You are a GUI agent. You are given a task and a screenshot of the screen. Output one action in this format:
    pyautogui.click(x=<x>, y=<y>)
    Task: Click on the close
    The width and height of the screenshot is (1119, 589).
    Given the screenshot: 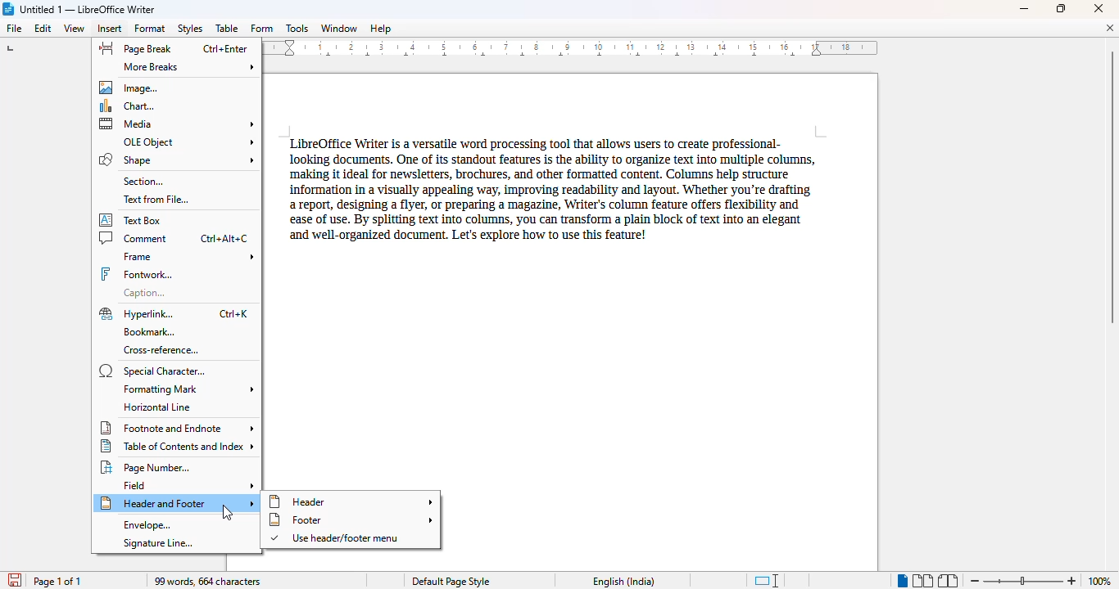 What is the action you would take?
    pyautogui.click(x=1100, y=8)
    